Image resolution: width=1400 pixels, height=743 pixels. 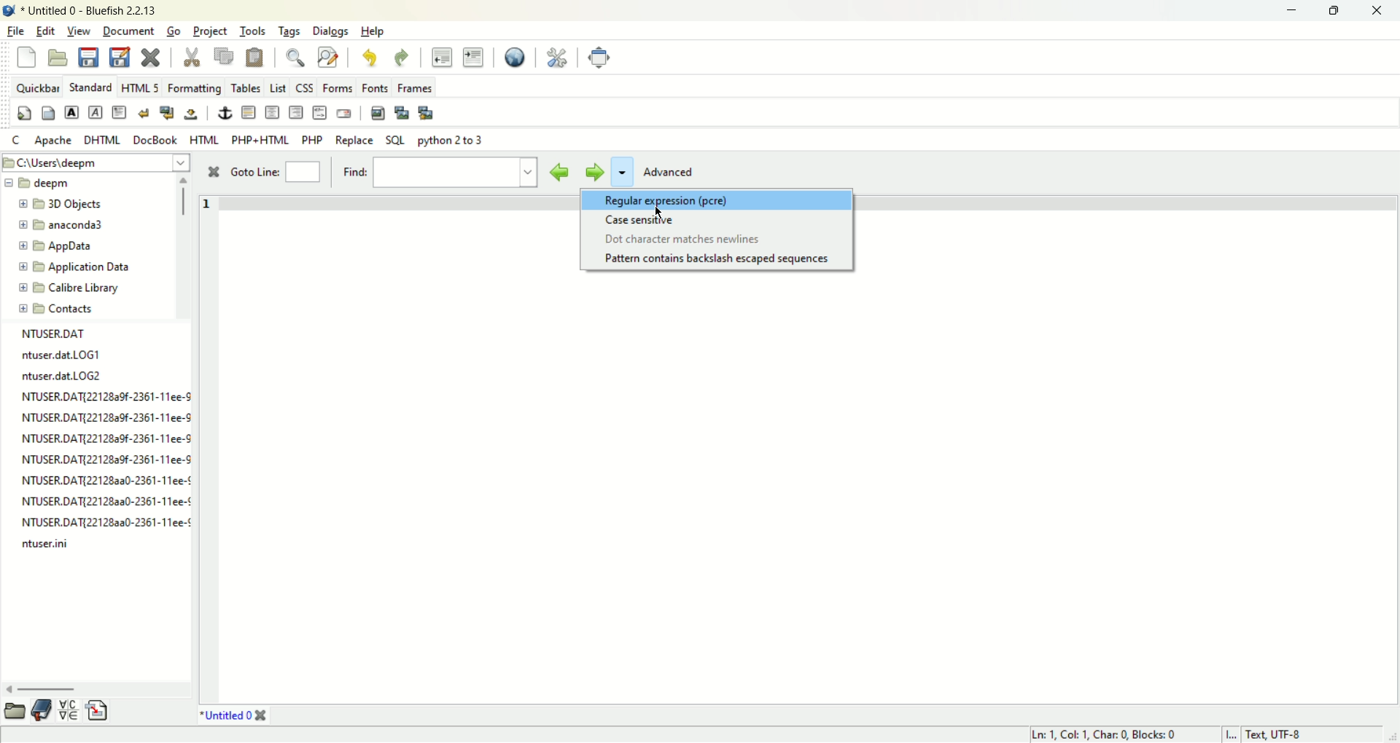 What do you see at coordinates (319, 113) in the screenshot?
I see `HTML comment` at bounding box center [319, 113].